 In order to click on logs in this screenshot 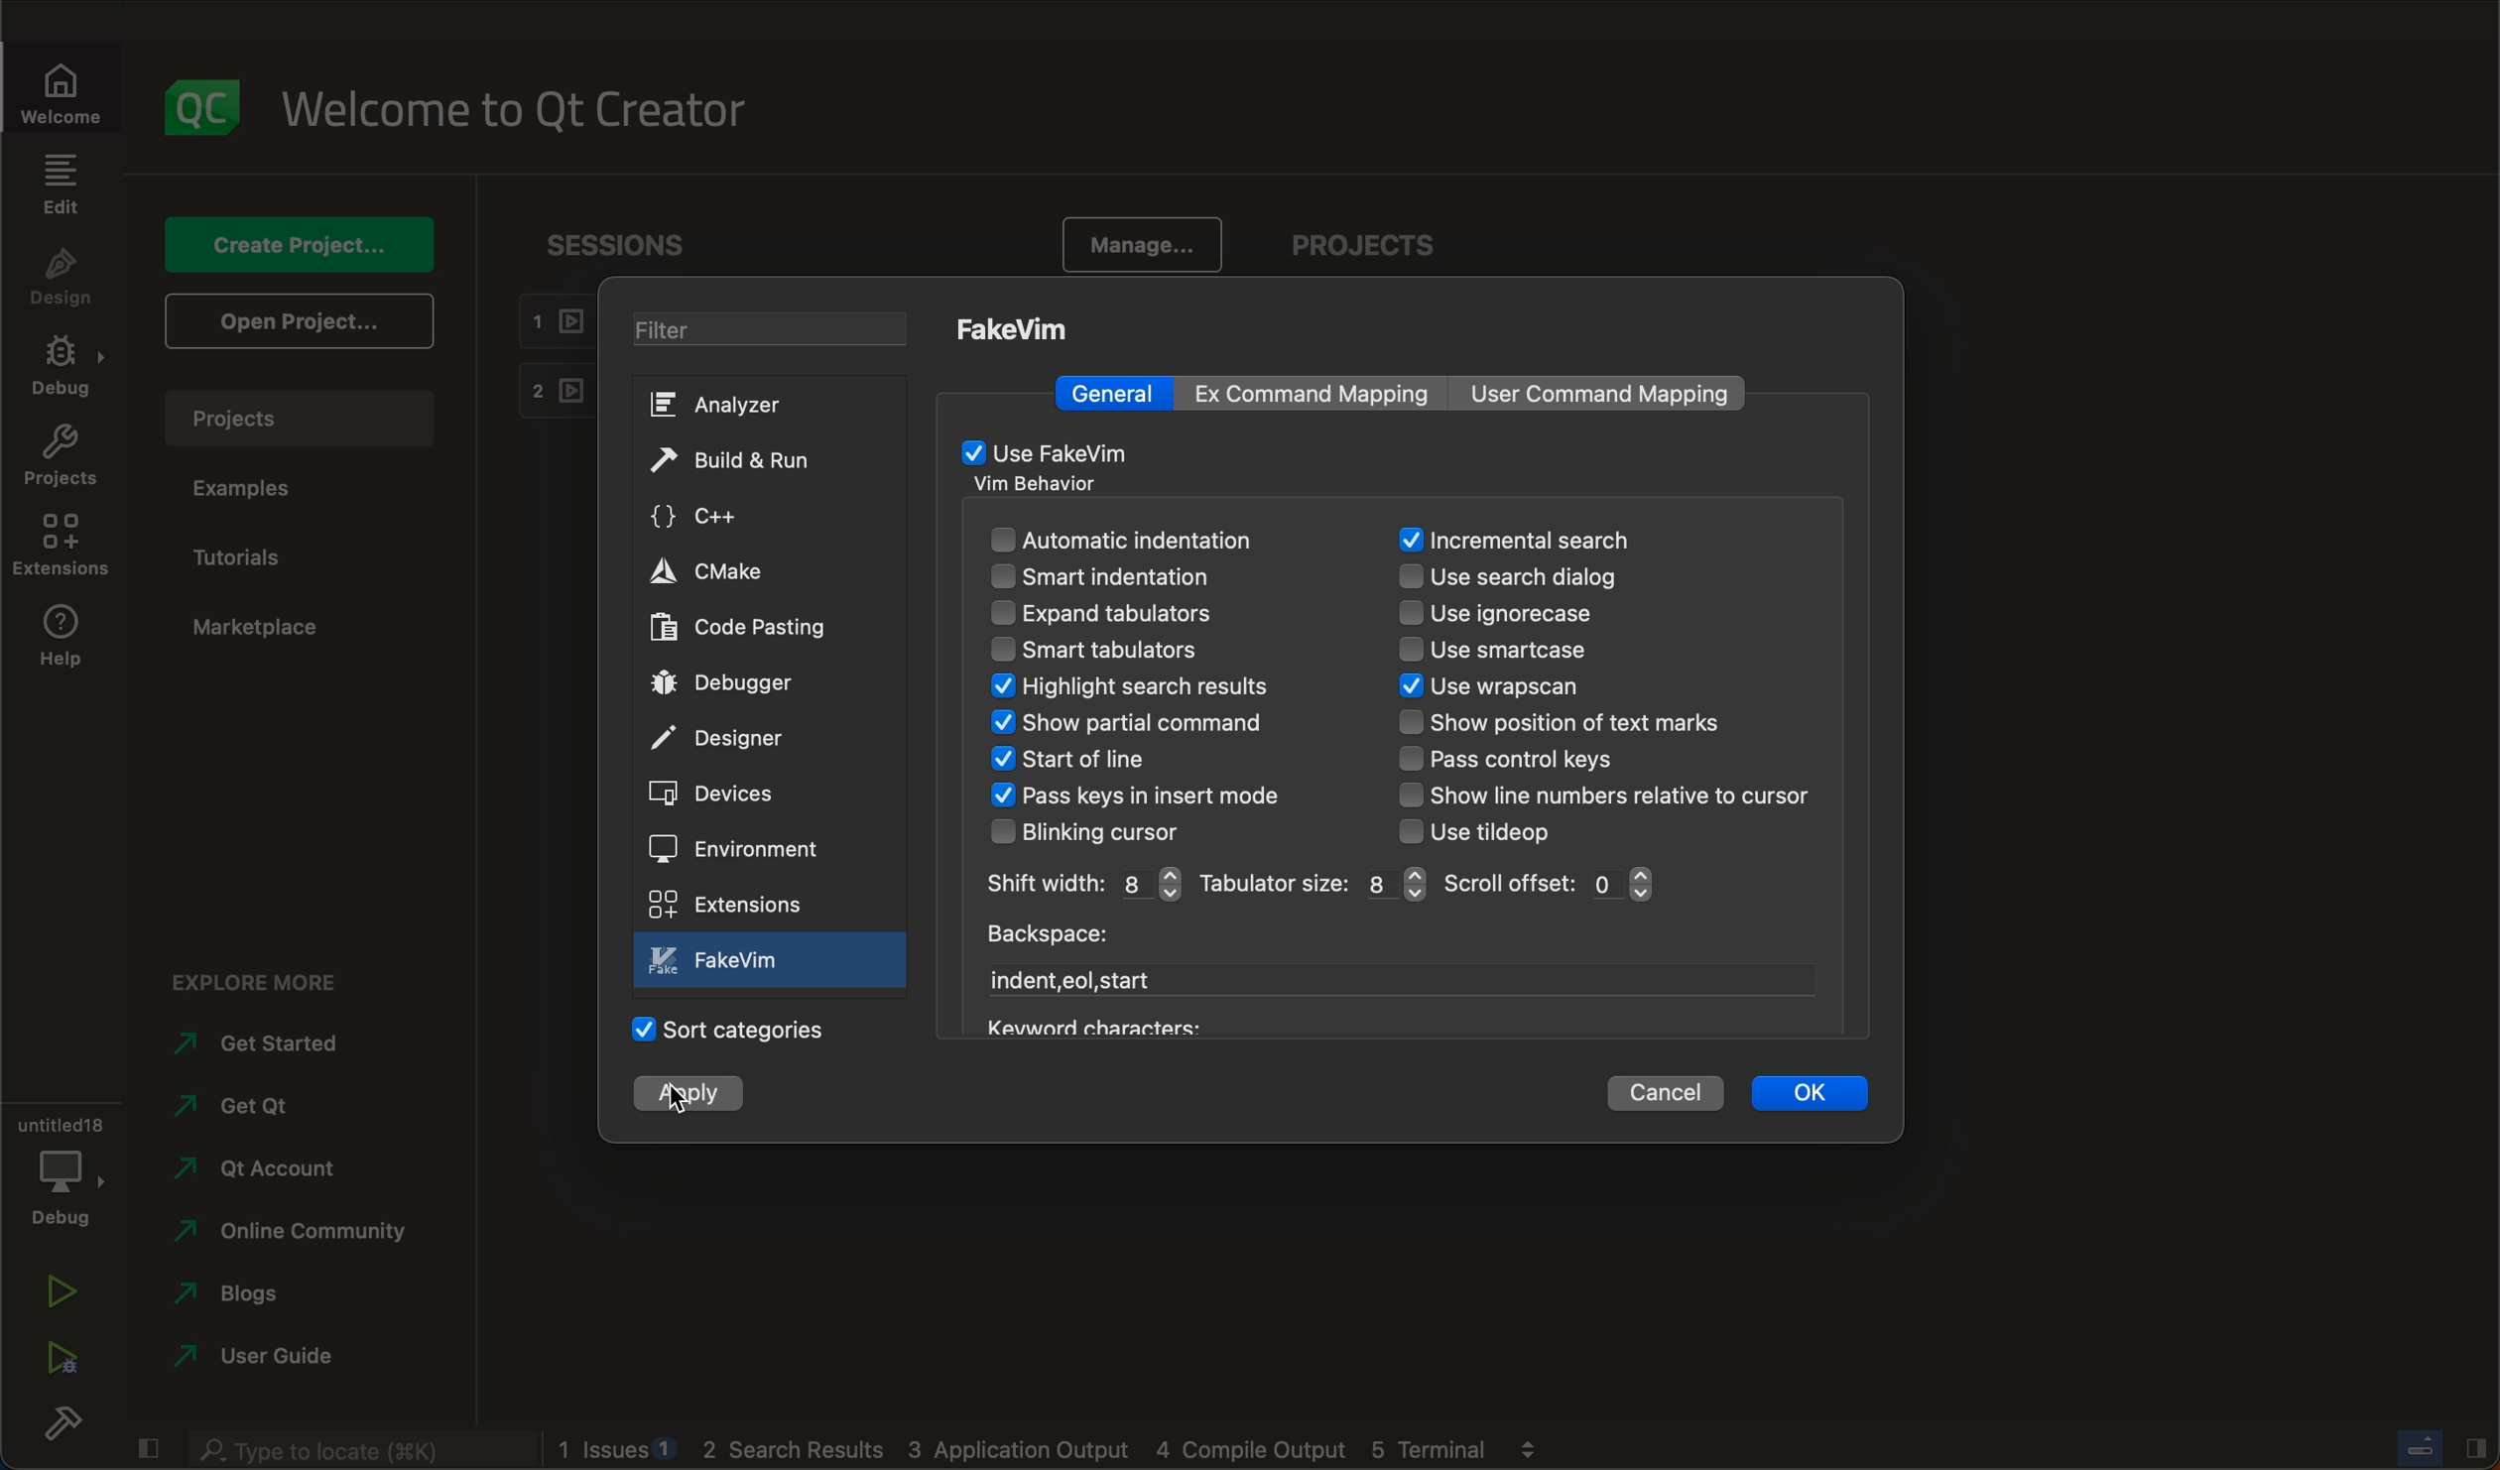, I will do `click(611, 1451)`.